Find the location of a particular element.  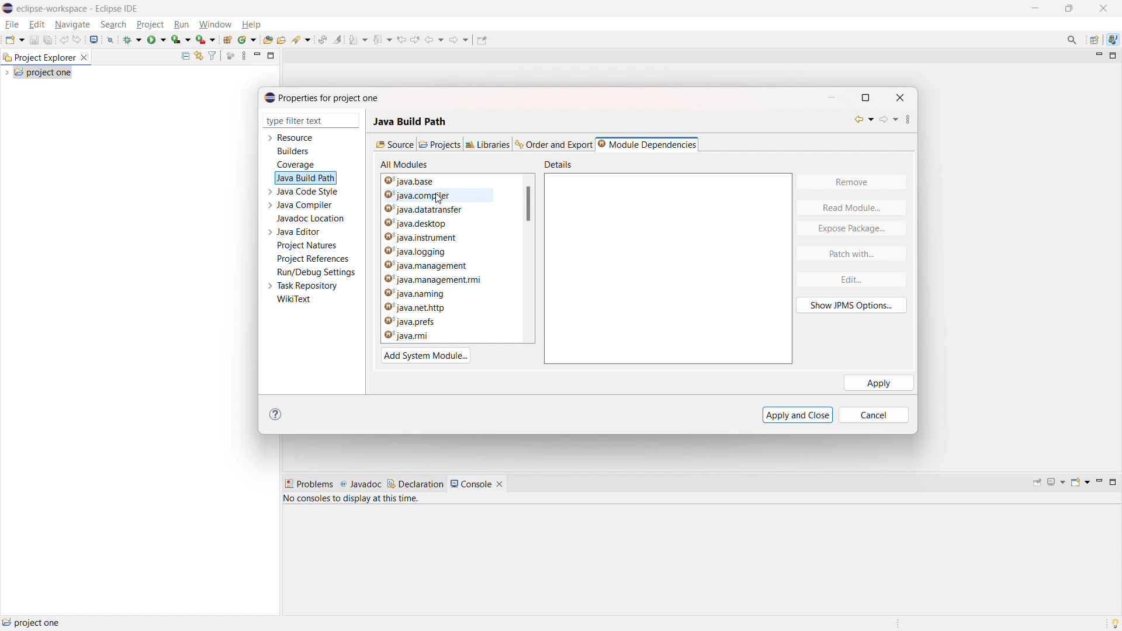

Java build path is located at coordinates (410, 117).